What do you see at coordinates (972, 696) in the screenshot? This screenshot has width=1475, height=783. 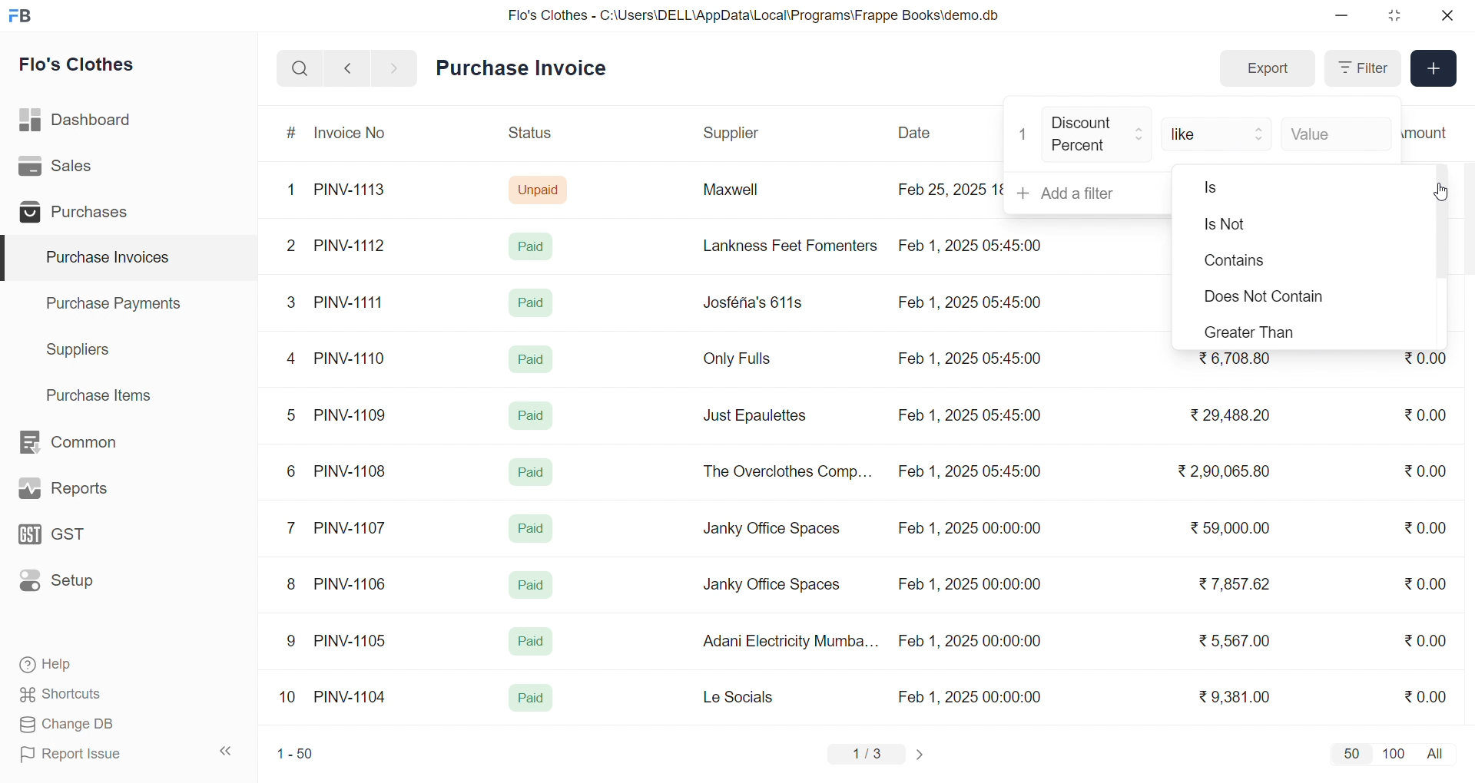 I see `Feb 1, 2025 00:00:00` at bounding box center [972, 696].